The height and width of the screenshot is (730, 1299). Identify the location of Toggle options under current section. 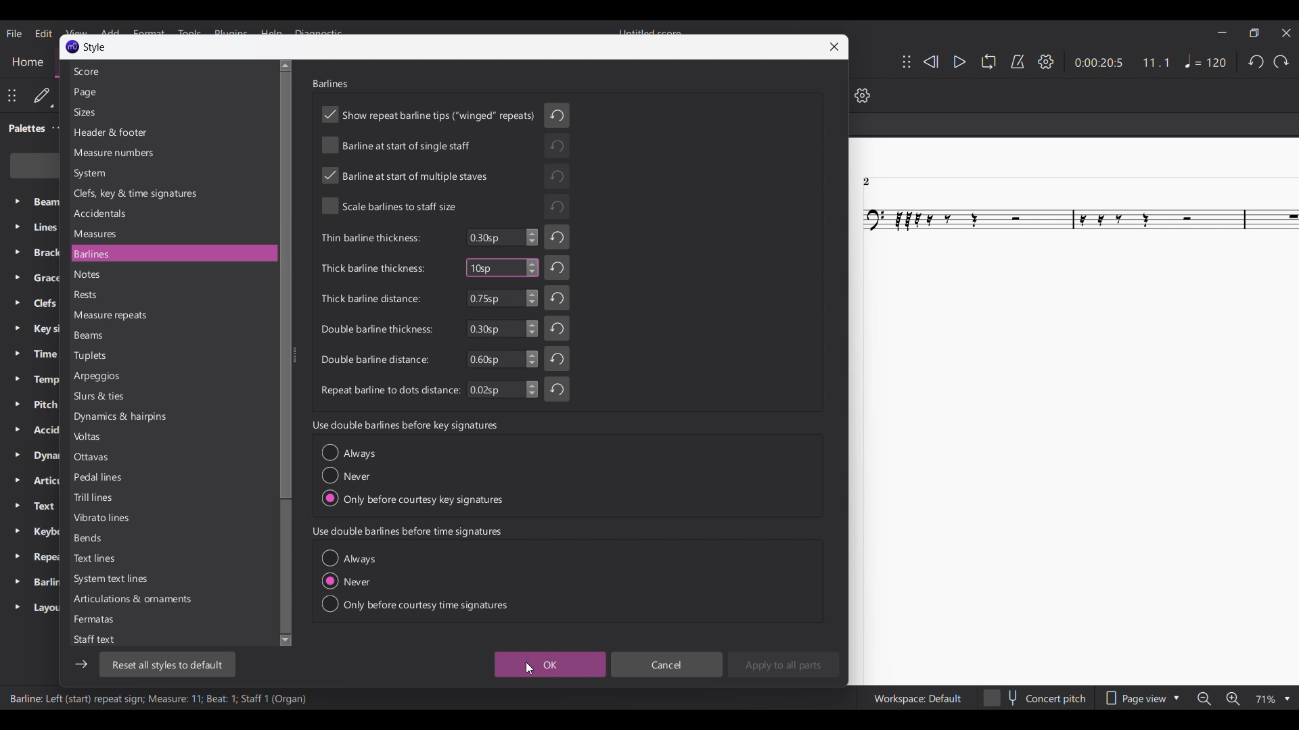
(415, 581).